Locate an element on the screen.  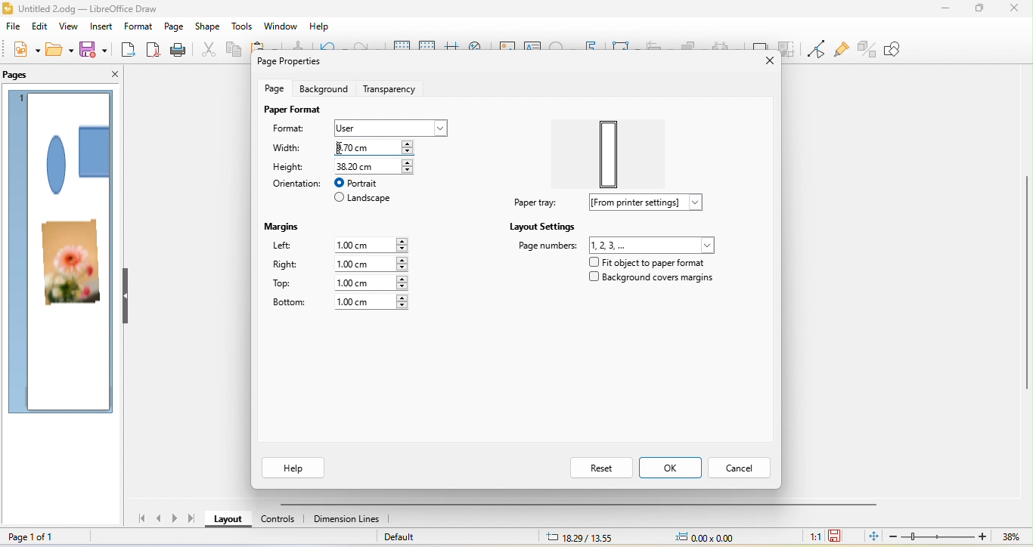
clone formatting is located at coordinates (302, 45).